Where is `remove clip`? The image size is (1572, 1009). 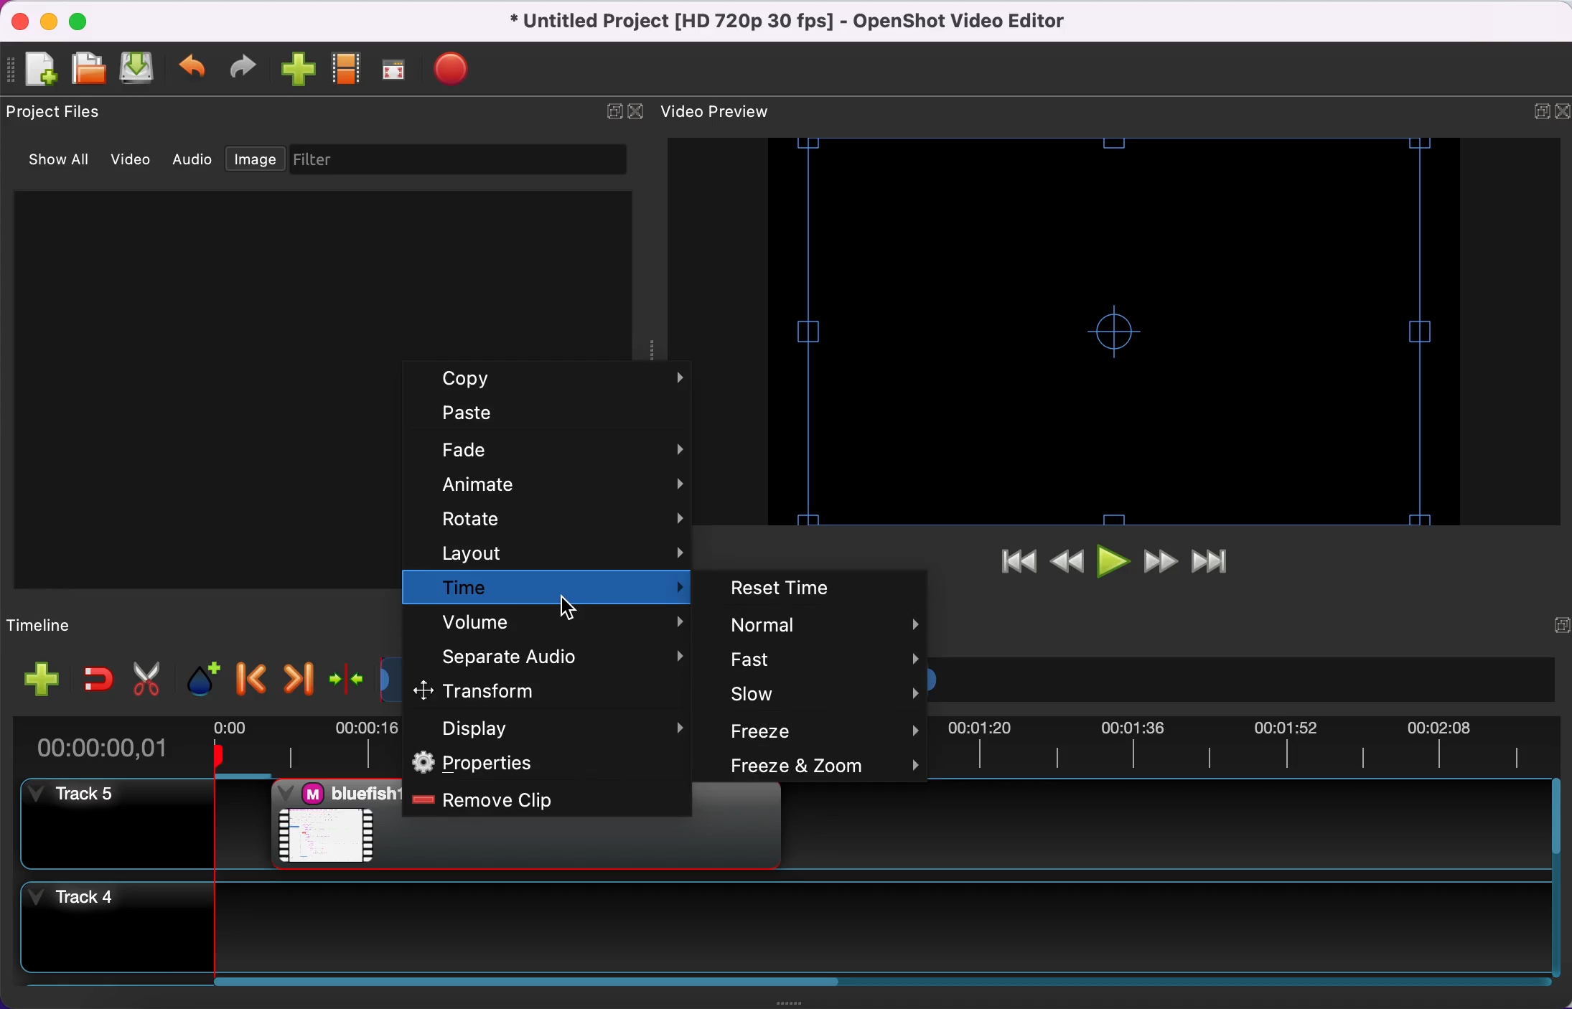 remove clip is located at coordinates (539, 801).